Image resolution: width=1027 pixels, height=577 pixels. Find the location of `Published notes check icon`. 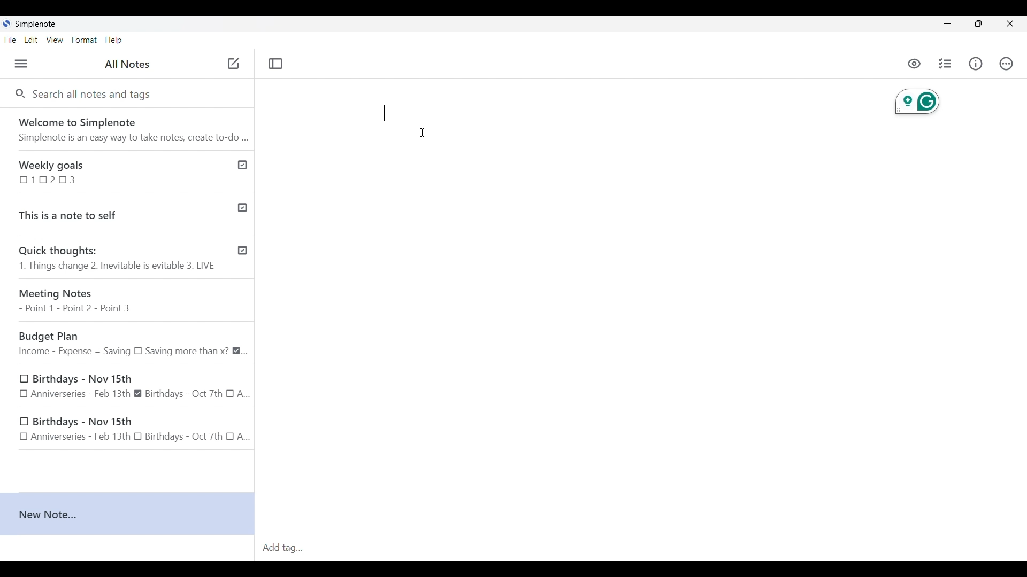

Published notes check icon is located at coordinates (242, 206).